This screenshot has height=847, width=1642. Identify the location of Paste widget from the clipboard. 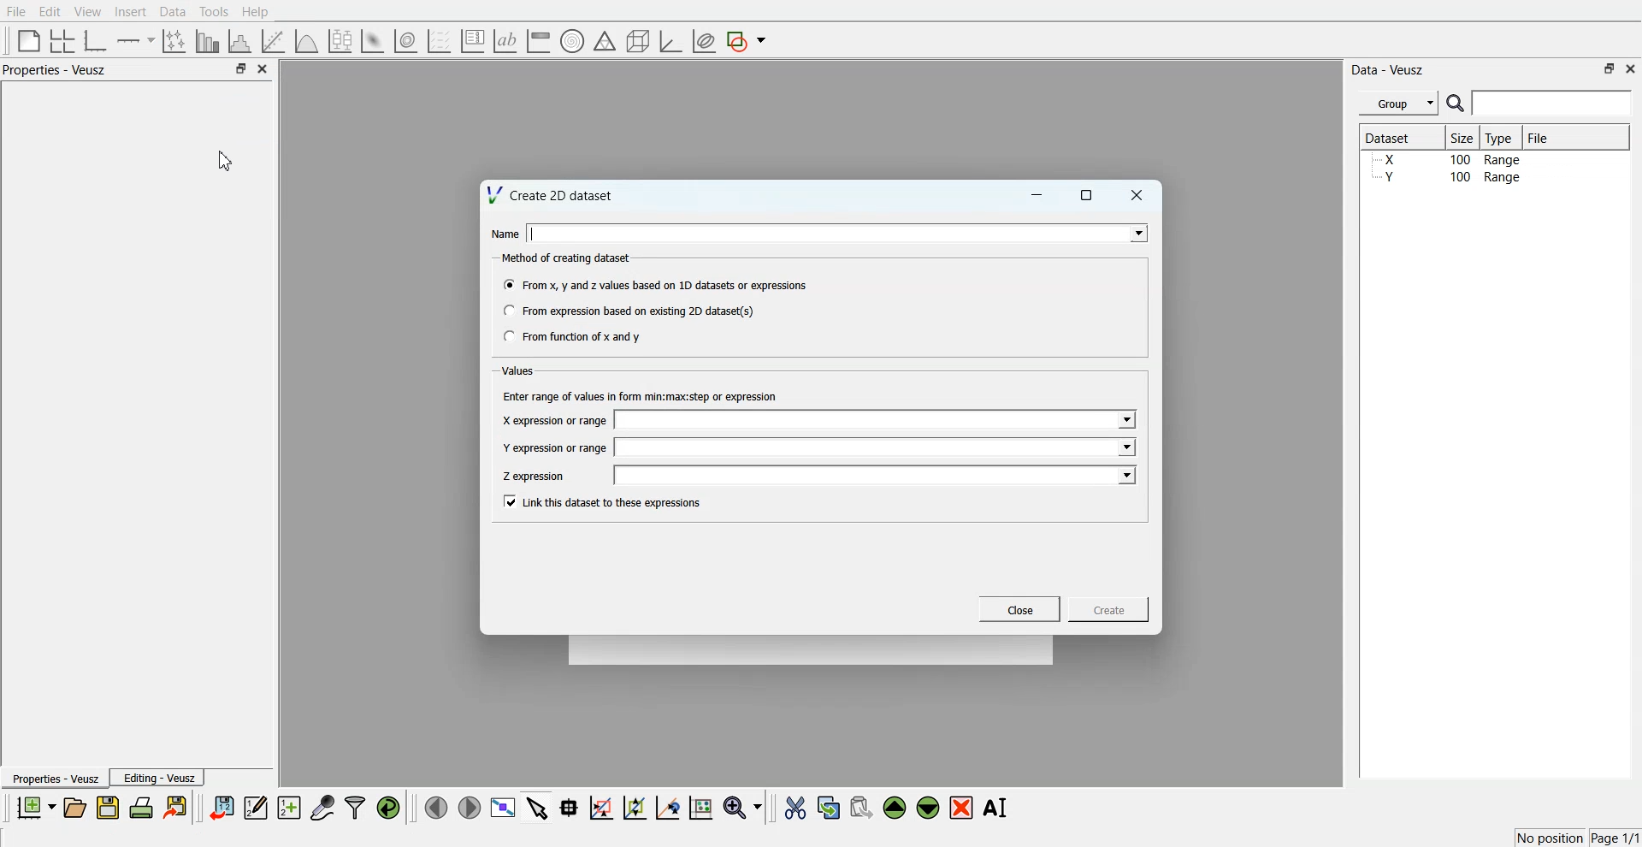
(861, 806).